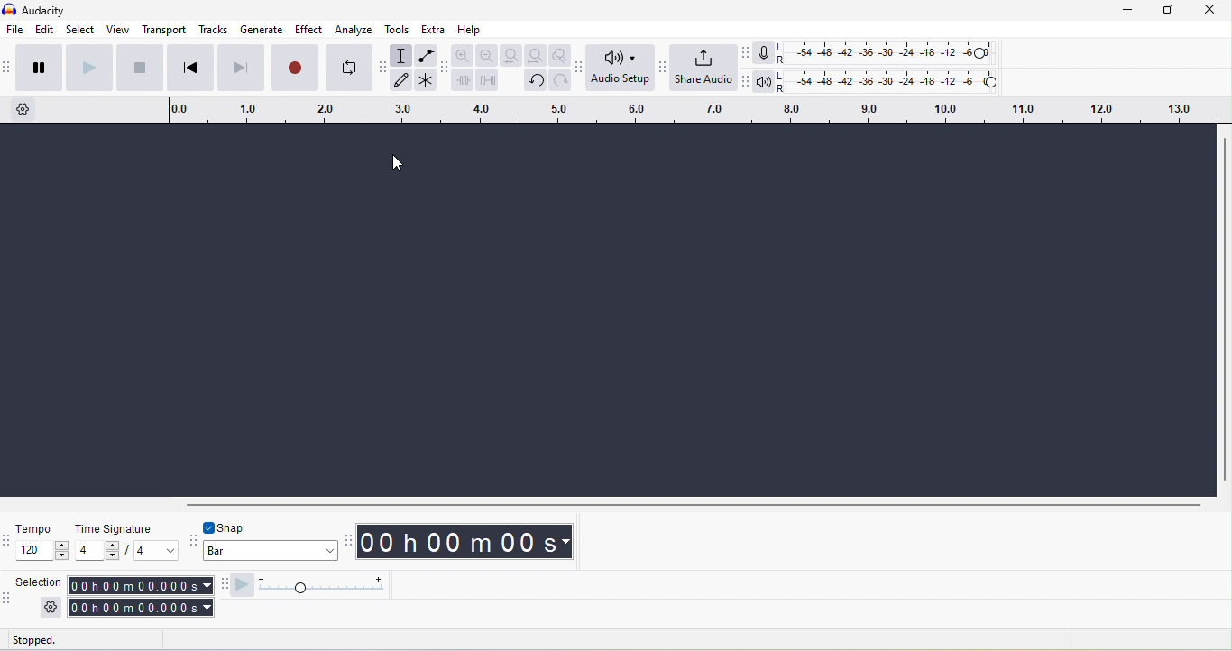 Image resolution: width=1232 pixels, height=651 pixels. What do you see at coordinates (1210, 11) in the screenshot?
I see `close` at bounding box center [1210, 11].